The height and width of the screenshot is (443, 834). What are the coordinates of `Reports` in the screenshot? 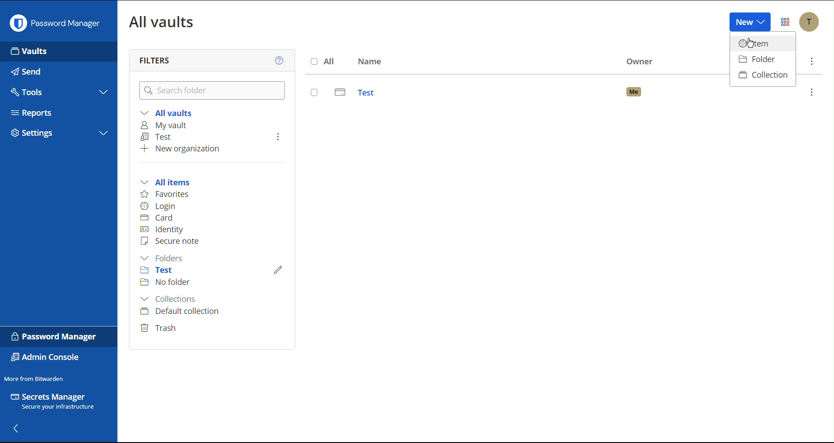 It's located at (59, 110).